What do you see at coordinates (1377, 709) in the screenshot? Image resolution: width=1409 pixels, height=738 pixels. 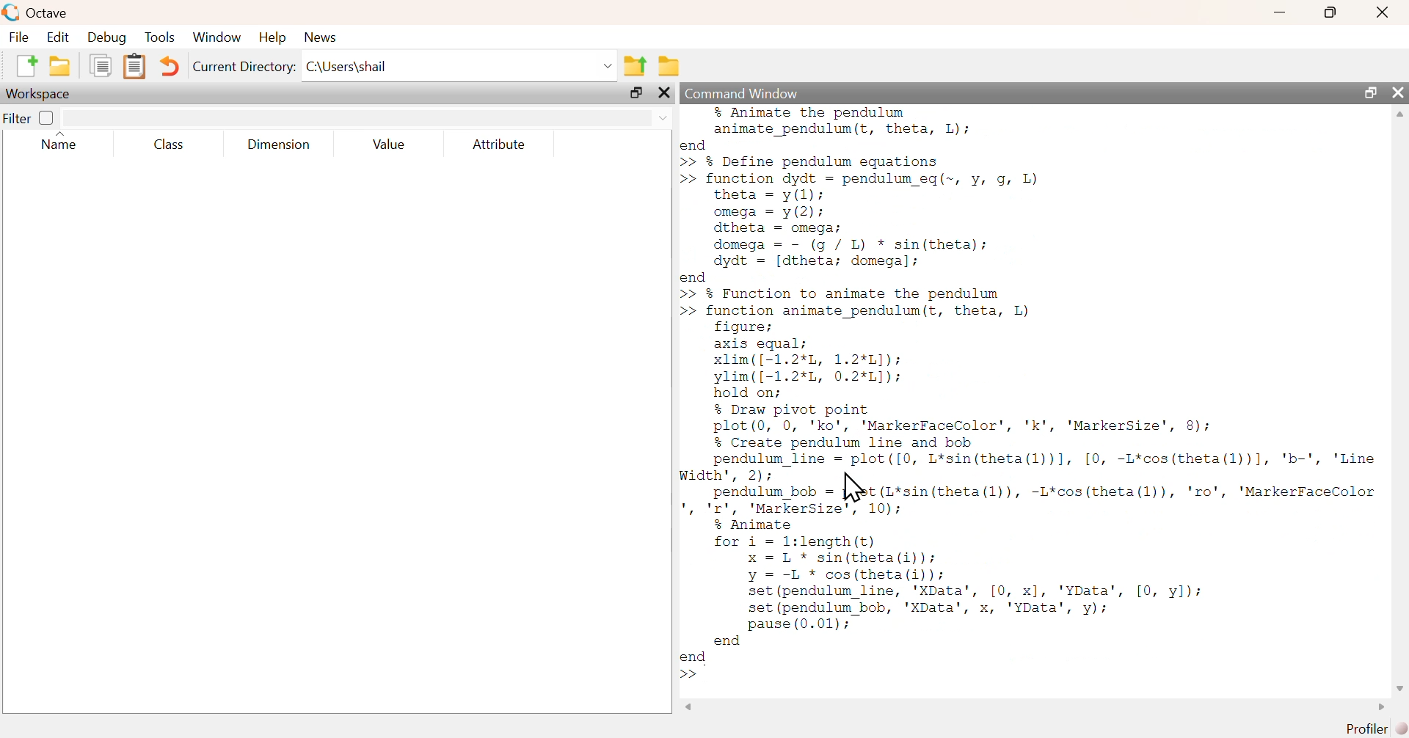 I see `Scroll right` at bounding box center [1377, 709].